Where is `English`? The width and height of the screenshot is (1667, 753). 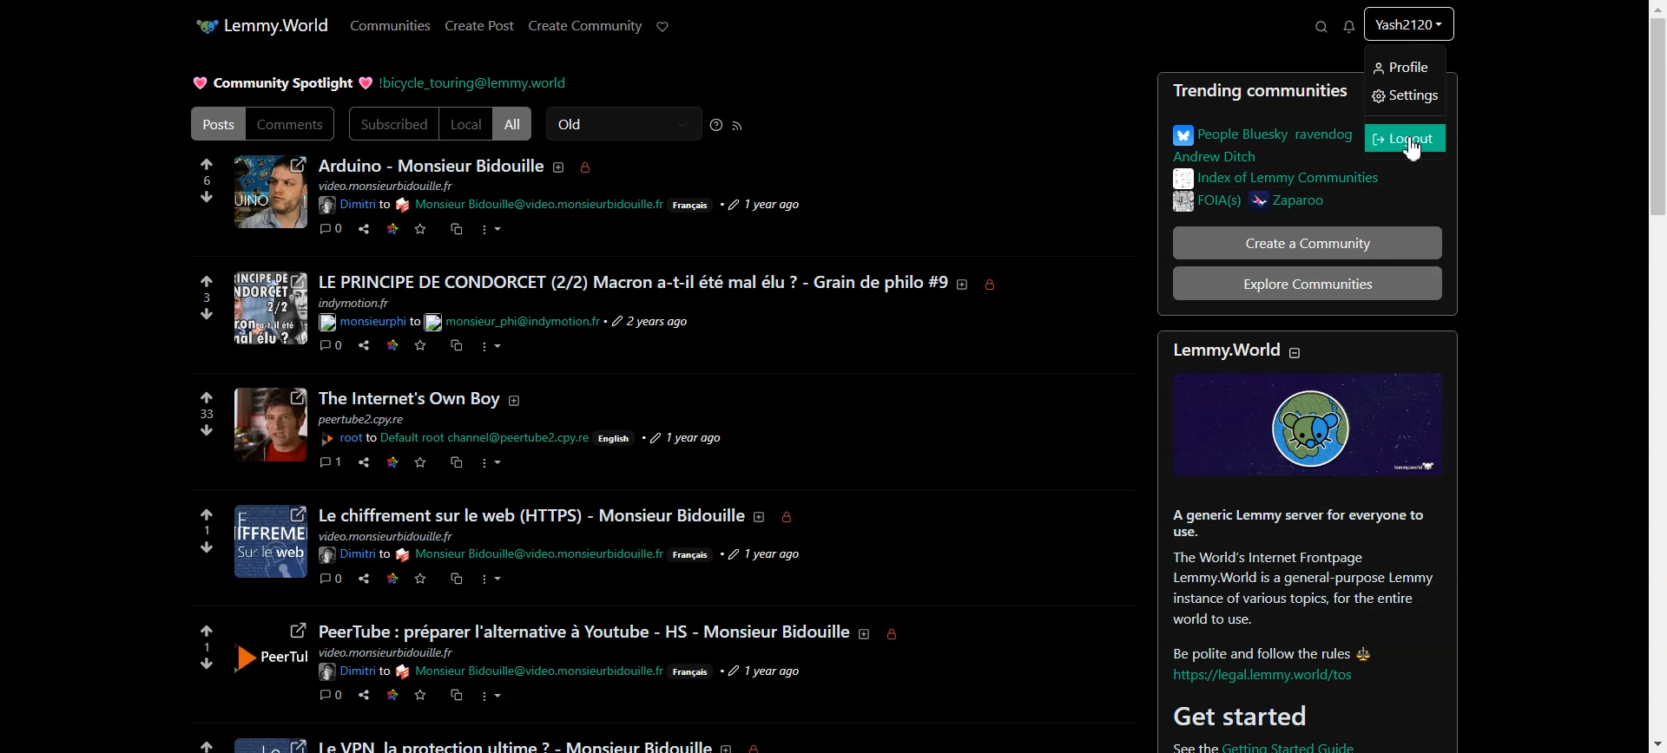
English is located at coordinates (618, 440).